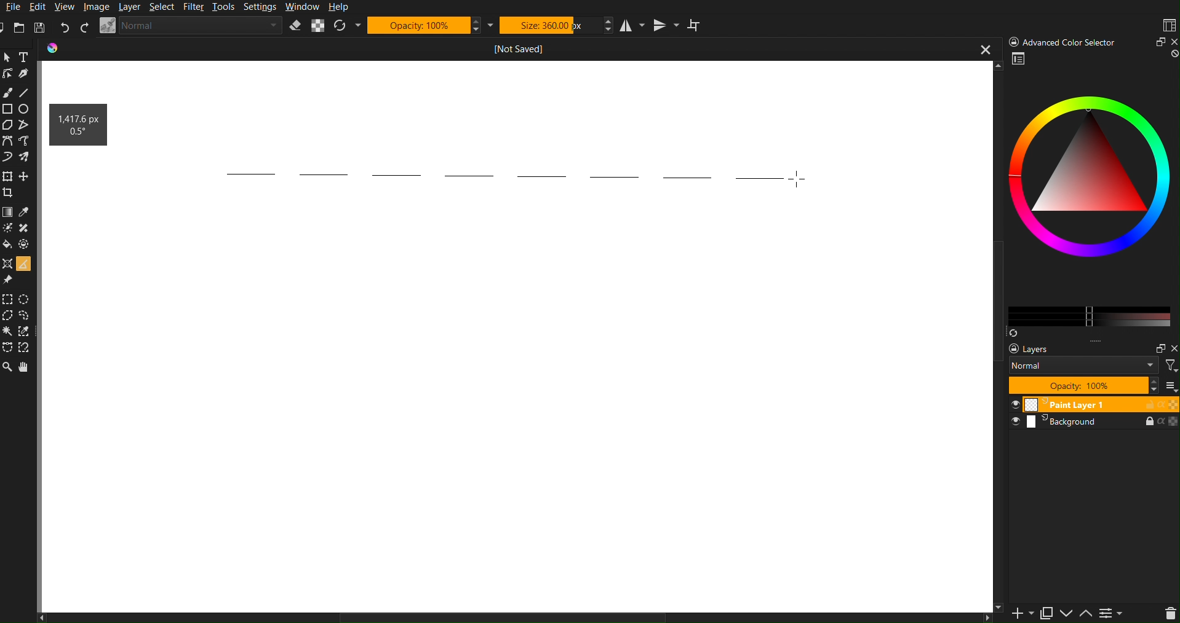 Image resolution: width=1180 pixels, height=623 pixels. Describe the element at coordinates (130, 7) in the screenshot. I see `Layer` at that location.